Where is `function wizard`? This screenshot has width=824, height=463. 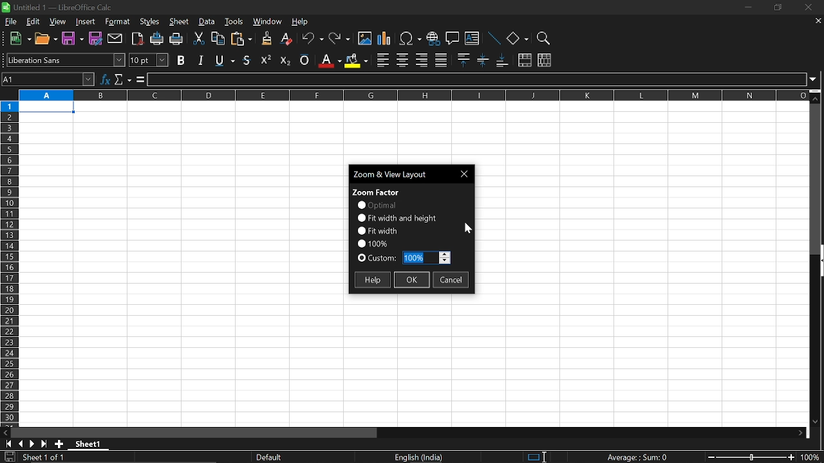
function wizard is located at coordinates (106, 78).